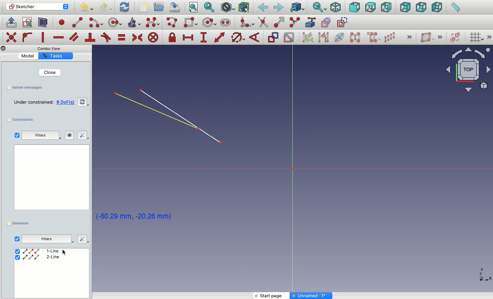 The image size is (493, 299). What do you see at coordinates (27, 38) in the screenshot?
I see `Constrain point on to object` at bounding box center [27, 38].